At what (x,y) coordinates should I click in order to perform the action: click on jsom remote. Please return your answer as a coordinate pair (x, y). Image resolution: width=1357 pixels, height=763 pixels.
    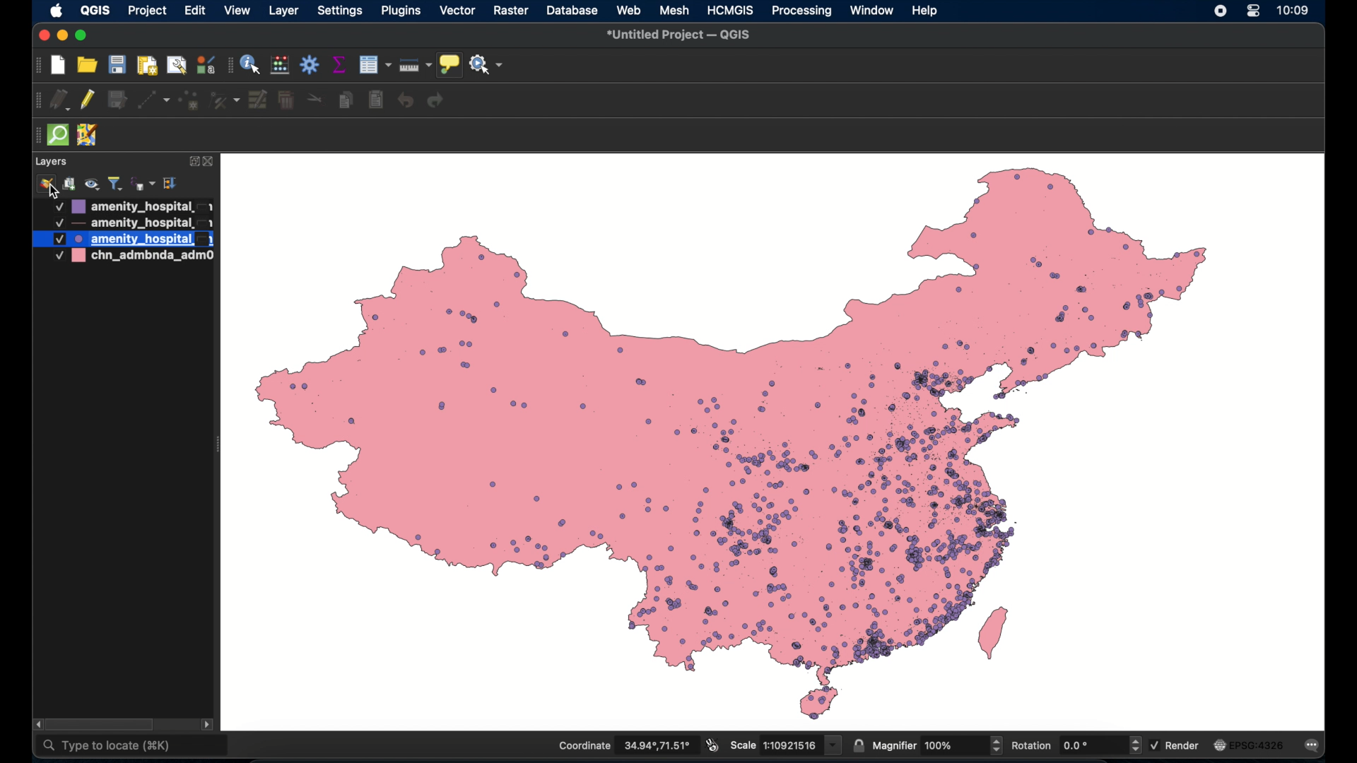
    Looking at the image, I should click on (90, 136).